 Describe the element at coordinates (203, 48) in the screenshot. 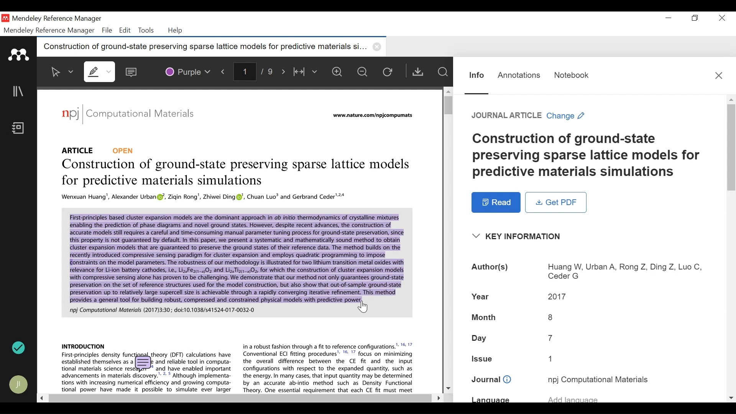

I see `Current tab` at that location.